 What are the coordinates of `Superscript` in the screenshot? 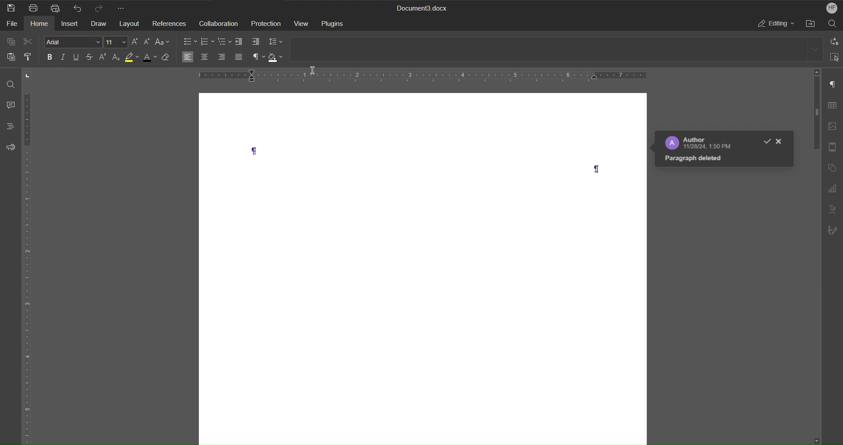 It's located at (104, 57).